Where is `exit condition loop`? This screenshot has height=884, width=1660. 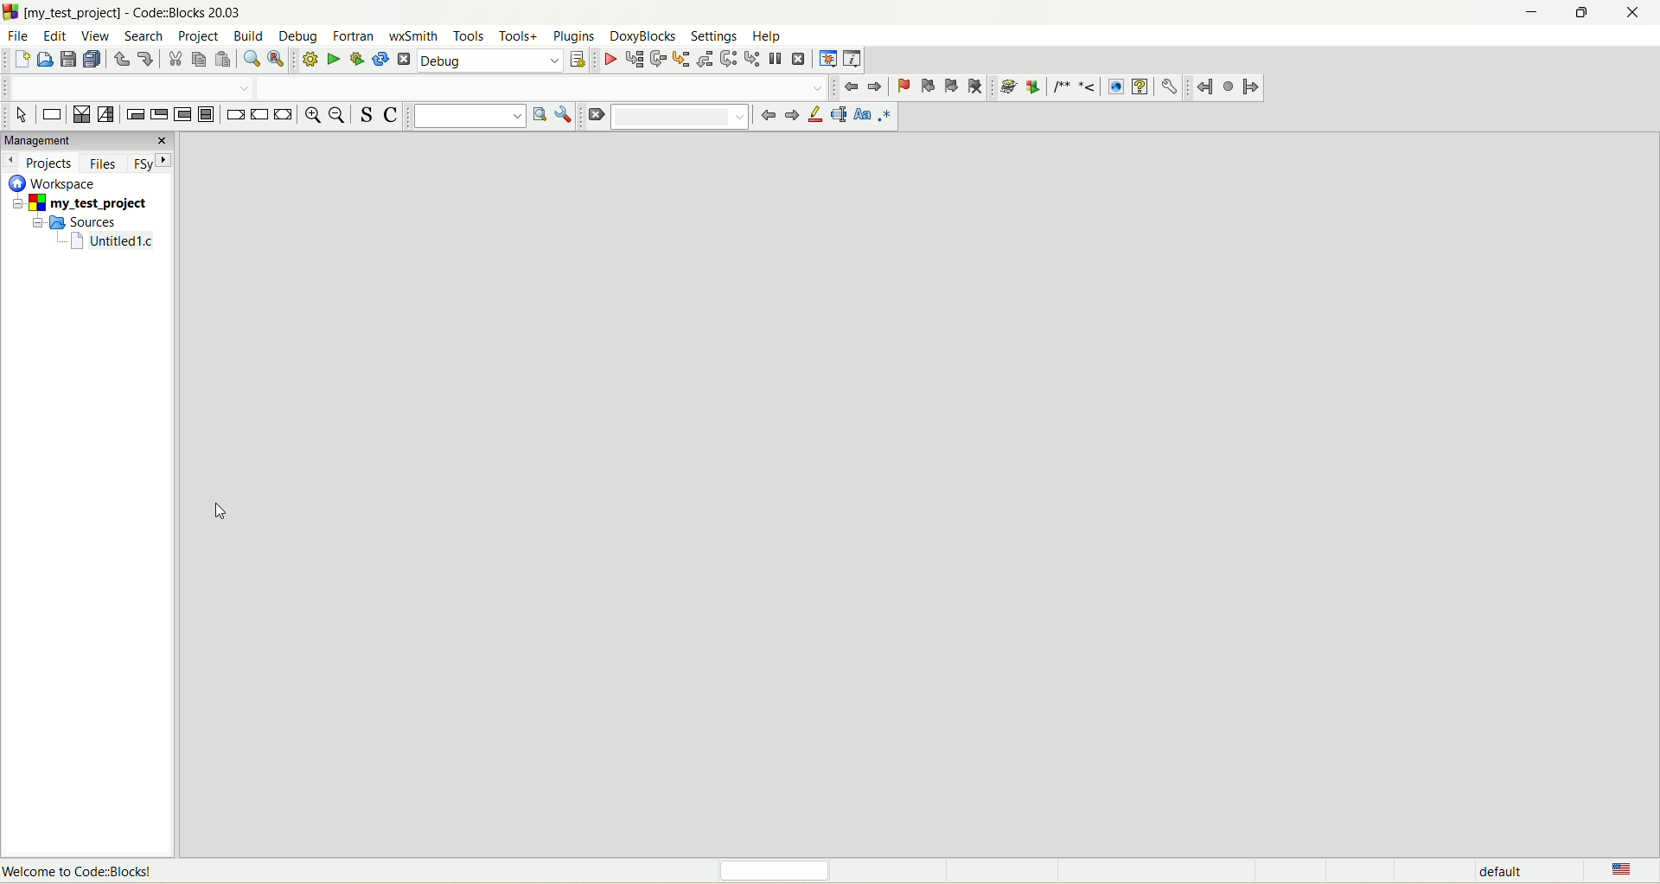
exit condition loop is located at coordinates (159, 113).